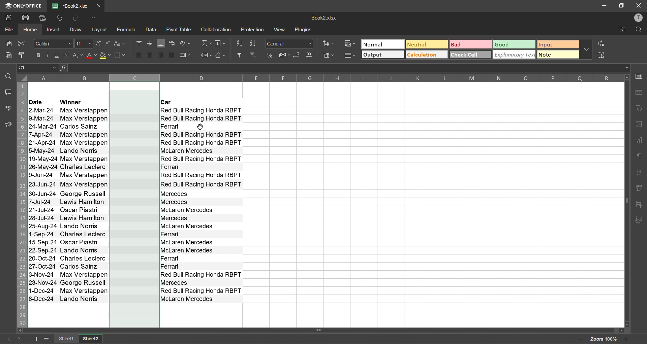  Describe the element at coordinates (639, 157) in the screenshot. I see `paragraph` at that location.